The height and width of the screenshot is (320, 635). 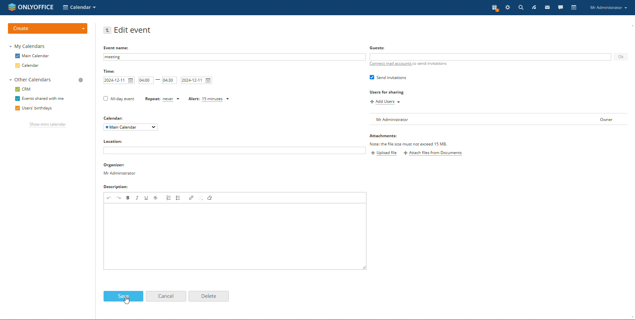 I want to click on upload files, so click(x=384, y=153).